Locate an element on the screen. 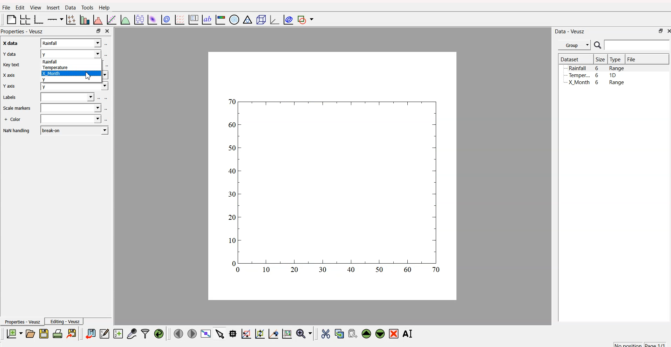  Flle is located at coordinates (6, 8).